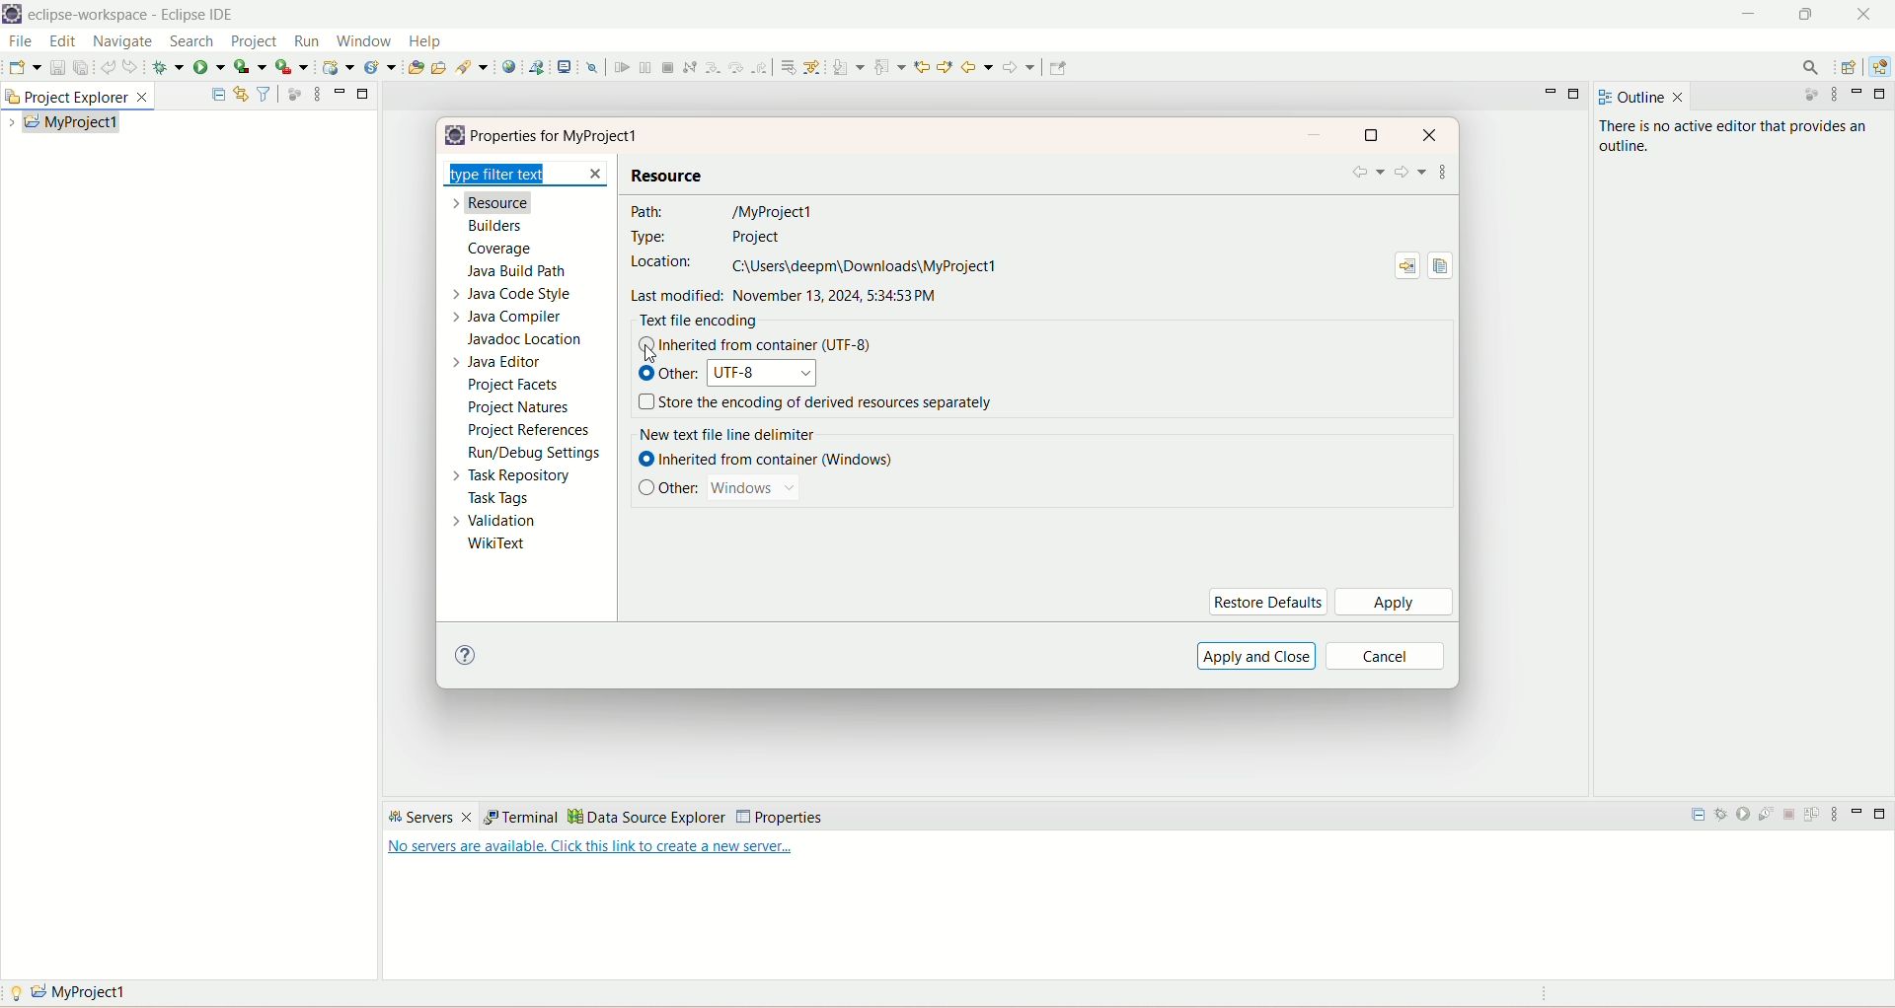 Image resolution: width=1895 pixels, height=1008 pixels. What do you see at coordinates (218, 91) in the screenshot?
I see `collapse all` at bounding box center [218, 91].